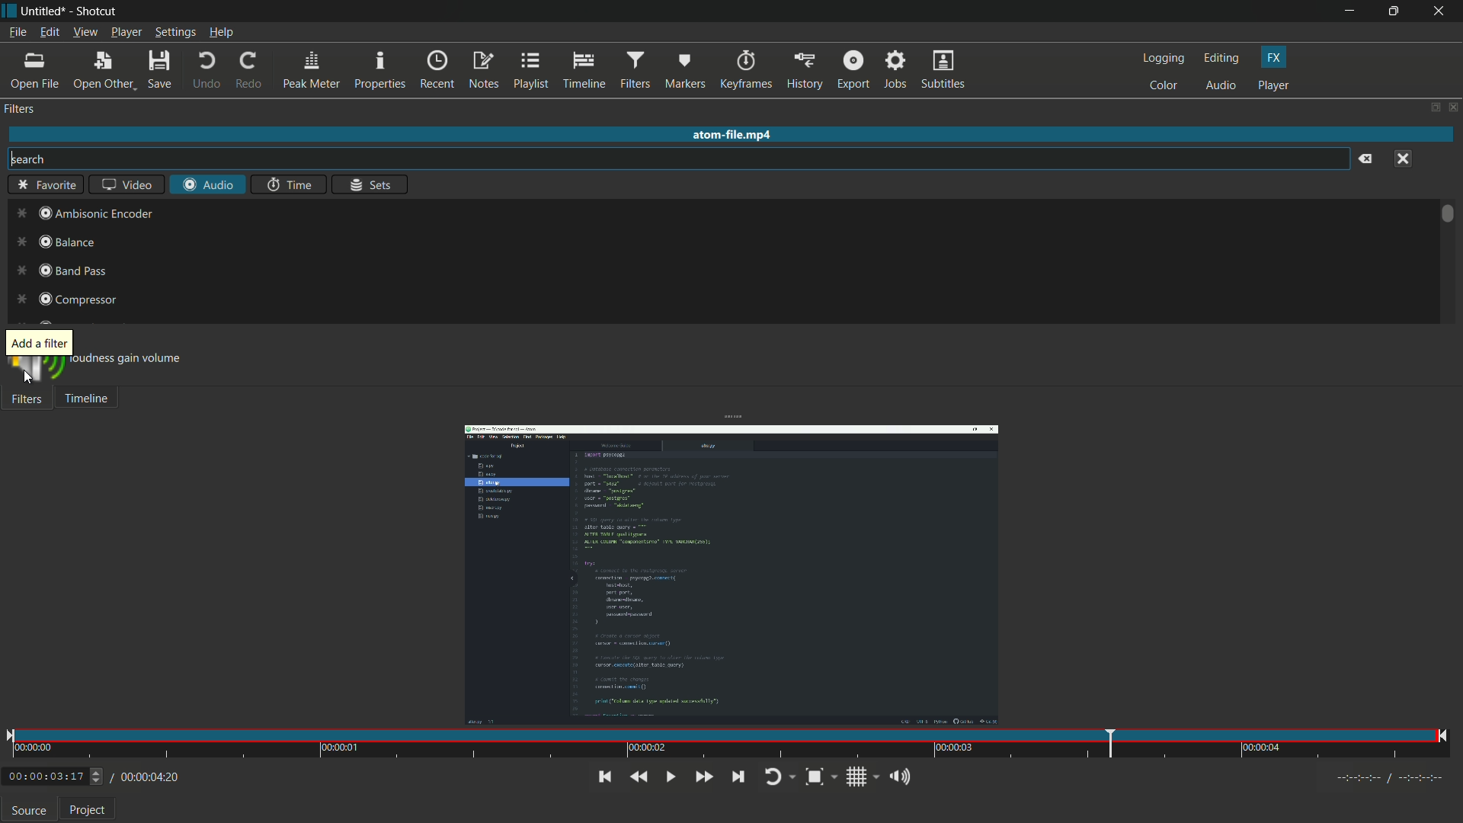 This screenshot has height=823, width=1463. What do you see at coordinates (1222, 58) in the screenshot?
I see `editing` at bounding box center [1222, 58].